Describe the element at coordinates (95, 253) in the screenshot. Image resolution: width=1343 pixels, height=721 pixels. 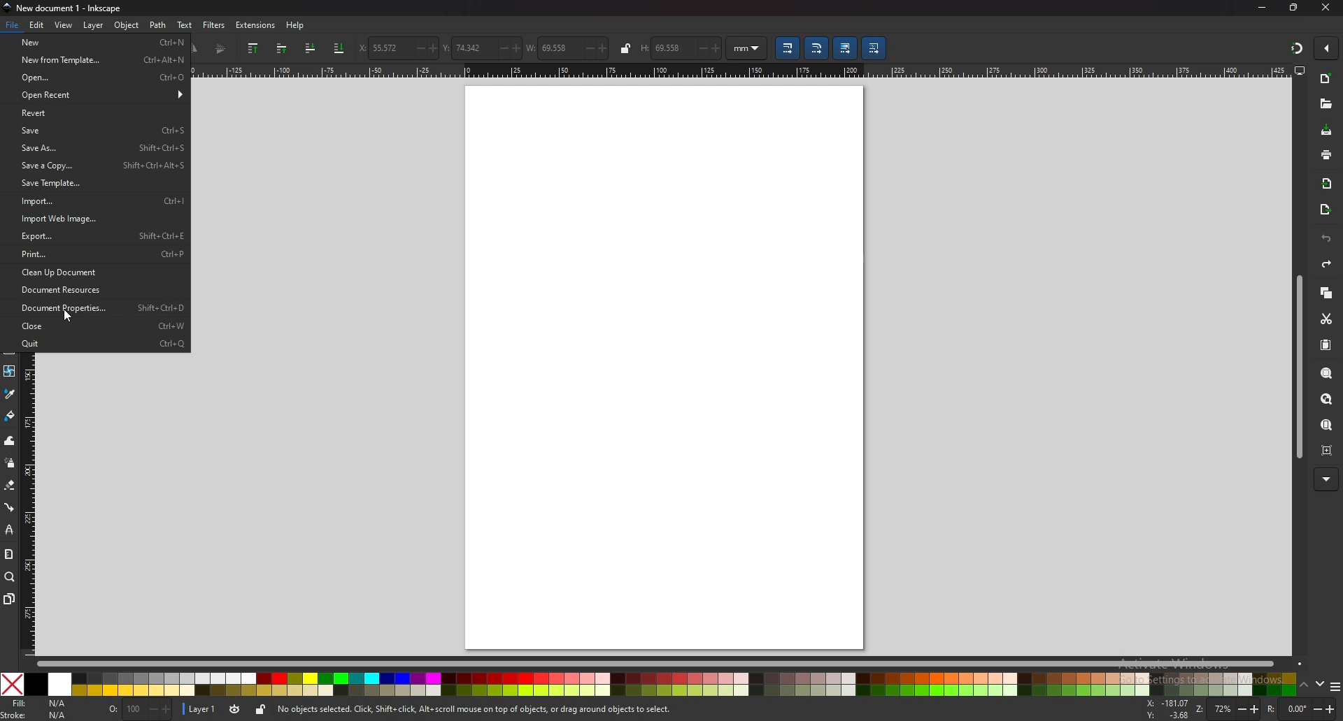
I see `print` at that location.